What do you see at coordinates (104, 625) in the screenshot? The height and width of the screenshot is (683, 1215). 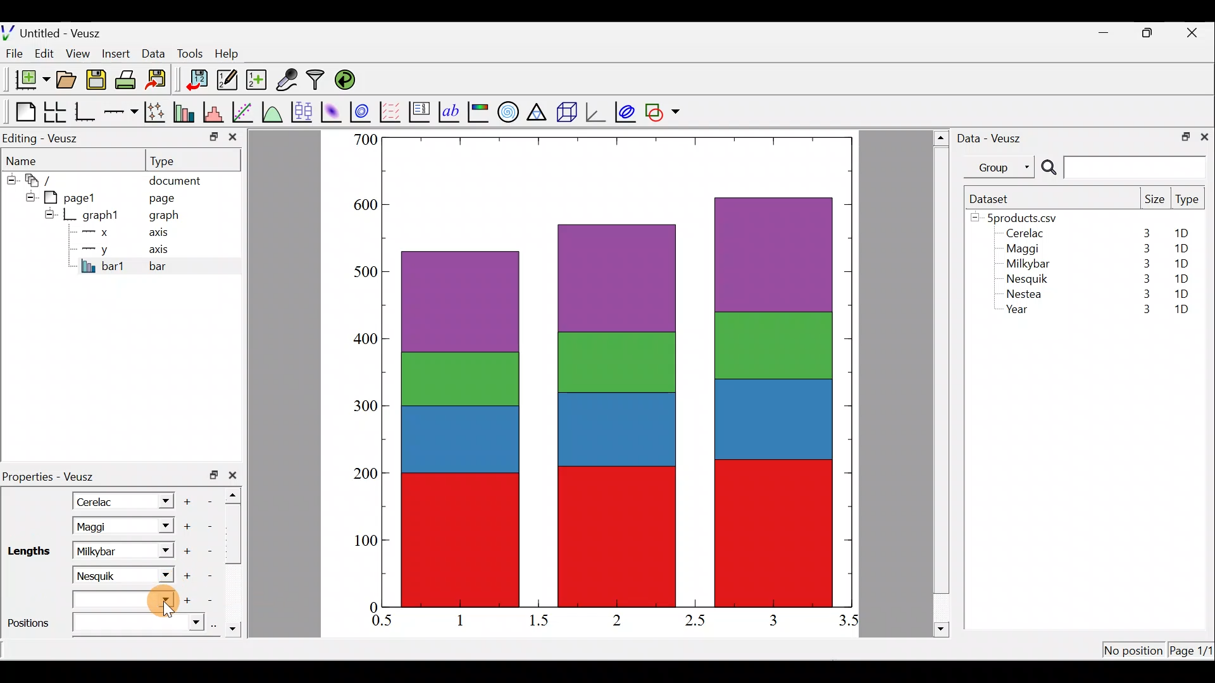 I see `Positions` at bounding box center [104, 625].